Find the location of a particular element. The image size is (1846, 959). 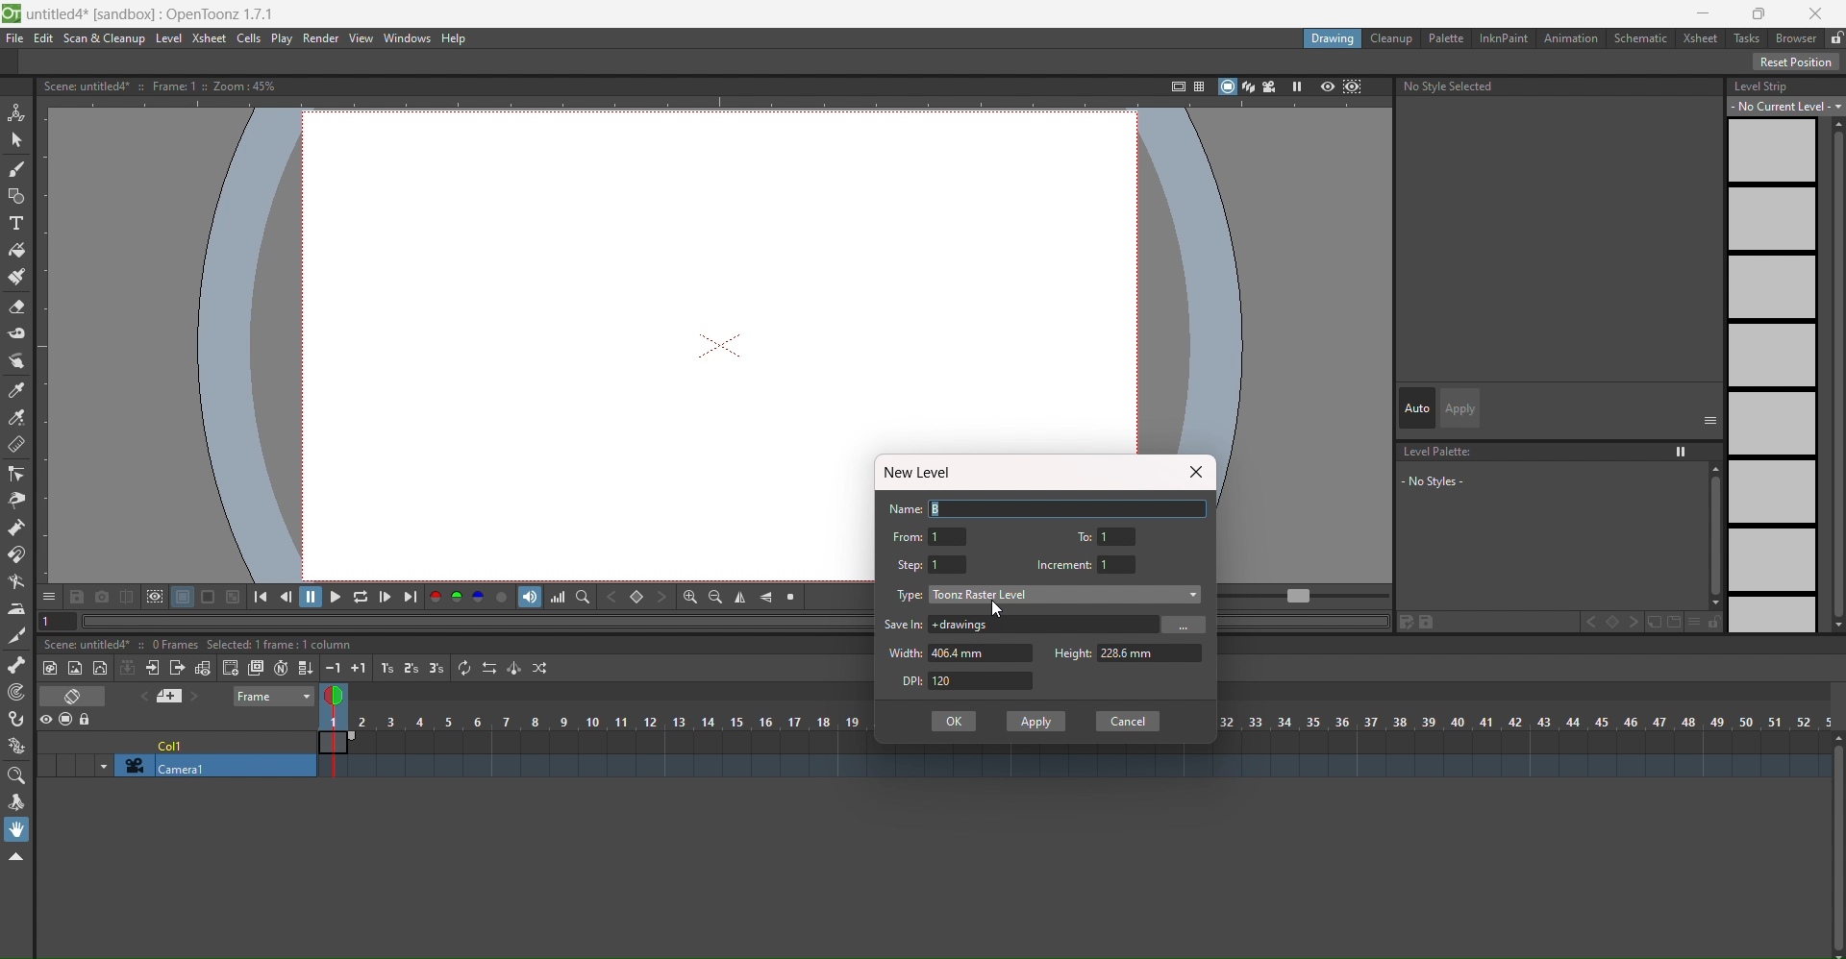

fill in empty cells is located at coordinates (305, 666).